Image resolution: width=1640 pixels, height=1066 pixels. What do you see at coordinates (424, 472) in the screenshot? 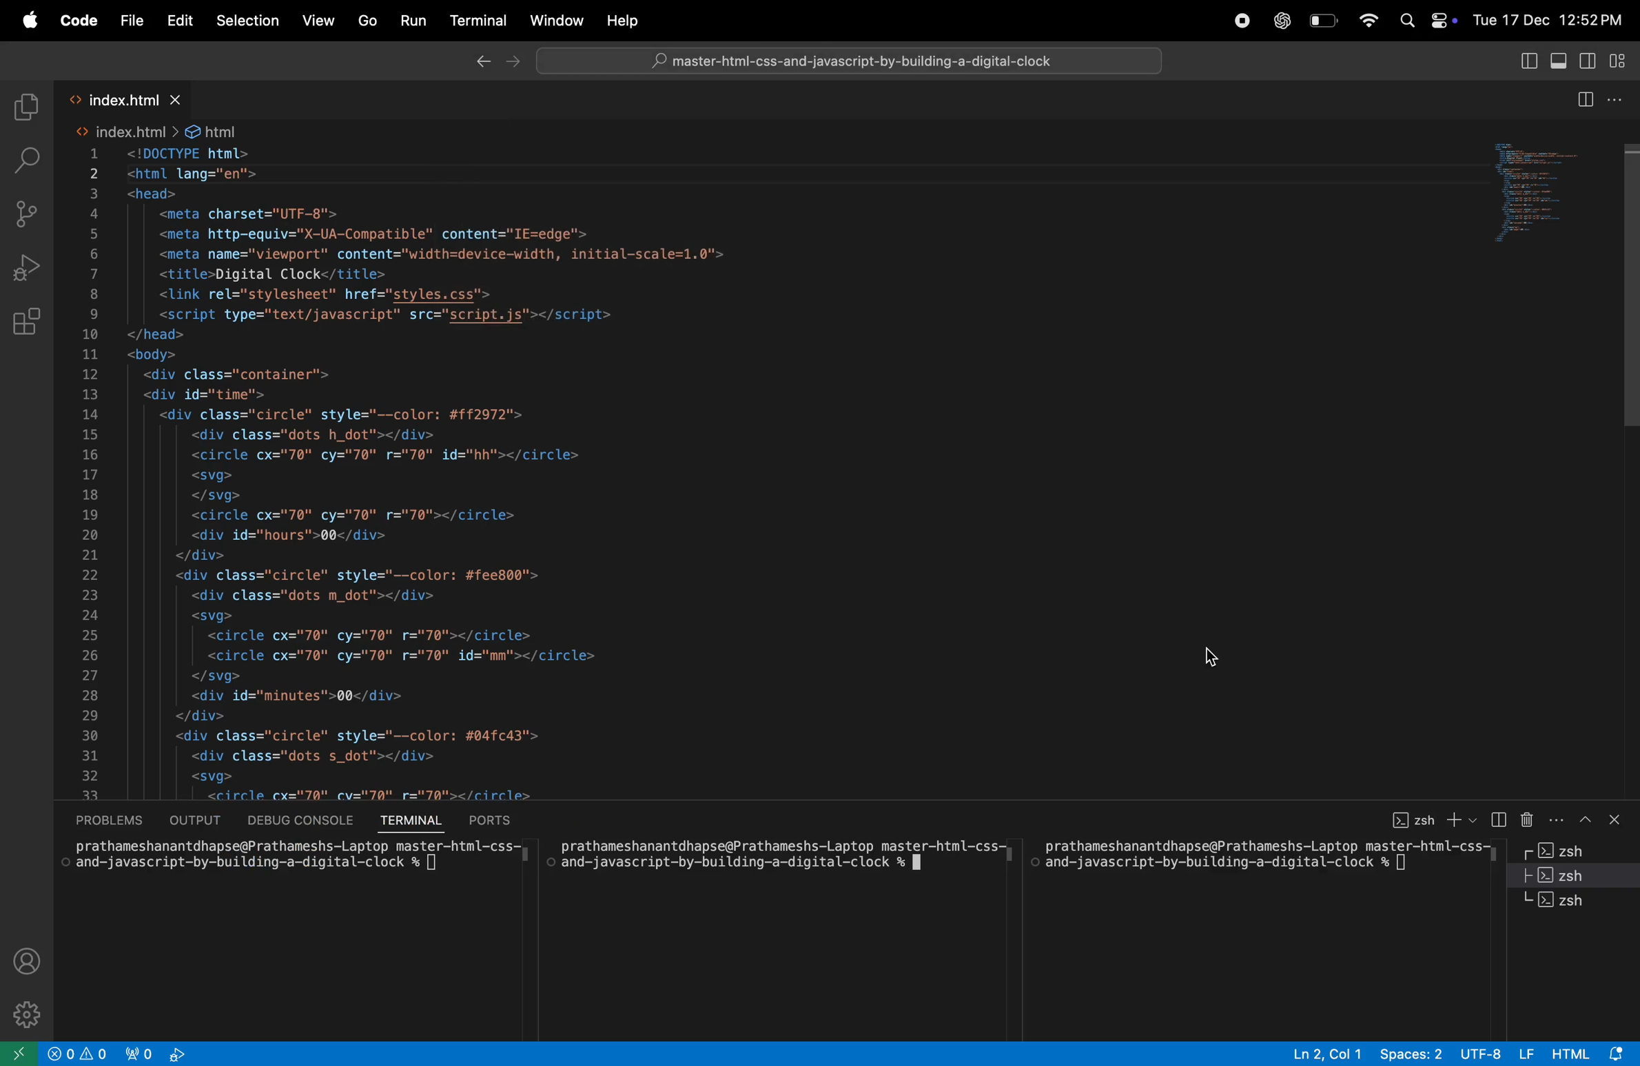
I see `<!DOCTYPE html>
<html lang="en">
<head>
<meta charset="UTF-8">
<meta http-equiv="X-UA-Compatible" content="IE=edge'>
<meta name="viewport" content="width=device-width, initial-scale=1.0">
<title>Digital Clock</title>
<link rel="stylesheet" href="styles.css">
<script type="text/javascript" src="script.js"></script>
</head>
<body>
<div class="container">
<div id="time">
<div class="circle" style="--color: #ff2972">
<div class="dots h_dot"></div>
<circle cx="70" cy="70" r="70" id="hh"></circle>
<svg>
</svg>
<circle cx="70" cy="70" r="70"></circle>
<div id="hours">00</div>
</div>
<div class="circle" style="--color: #fee800">
<div class="dots m_dot"></div>
<svg>
<circle cx="70" cy="70" r="70"></circle>
<circle cx="70" cy="70" r="70" id="mm"></circle>
</svg>
<div id="minutes">00</div>
</div>
<div class="circle" style="--color: #04fc43">
<div class="dots s_dot"></div>
<svg>
<circle cx="70" cy="70" r="70"></circle>
<circle cx="70" cy="70" r="70" id="ss"></circle>
</svg>
<div id="seconds">00</div>
</div>
<div class="ap">
<div id="ampm">AM</div>
</div>
</div>
</div>
</body>
</html>` at bounding box center [424, 472].